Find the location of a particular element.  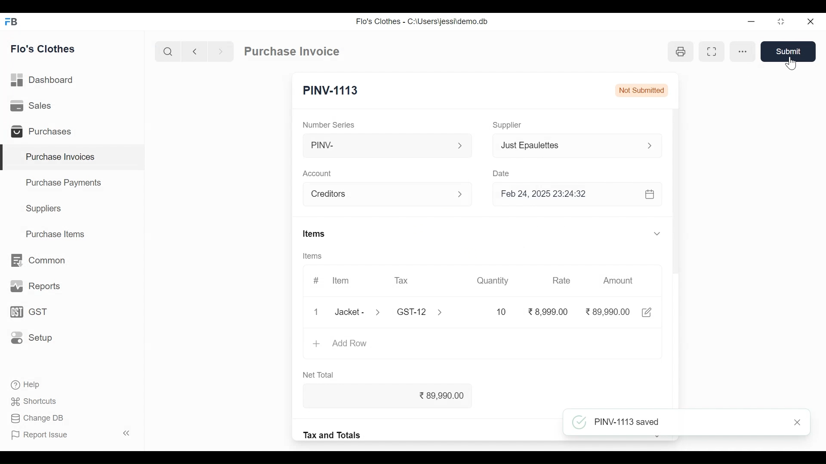

Expand is located at coordinates (649, 146).